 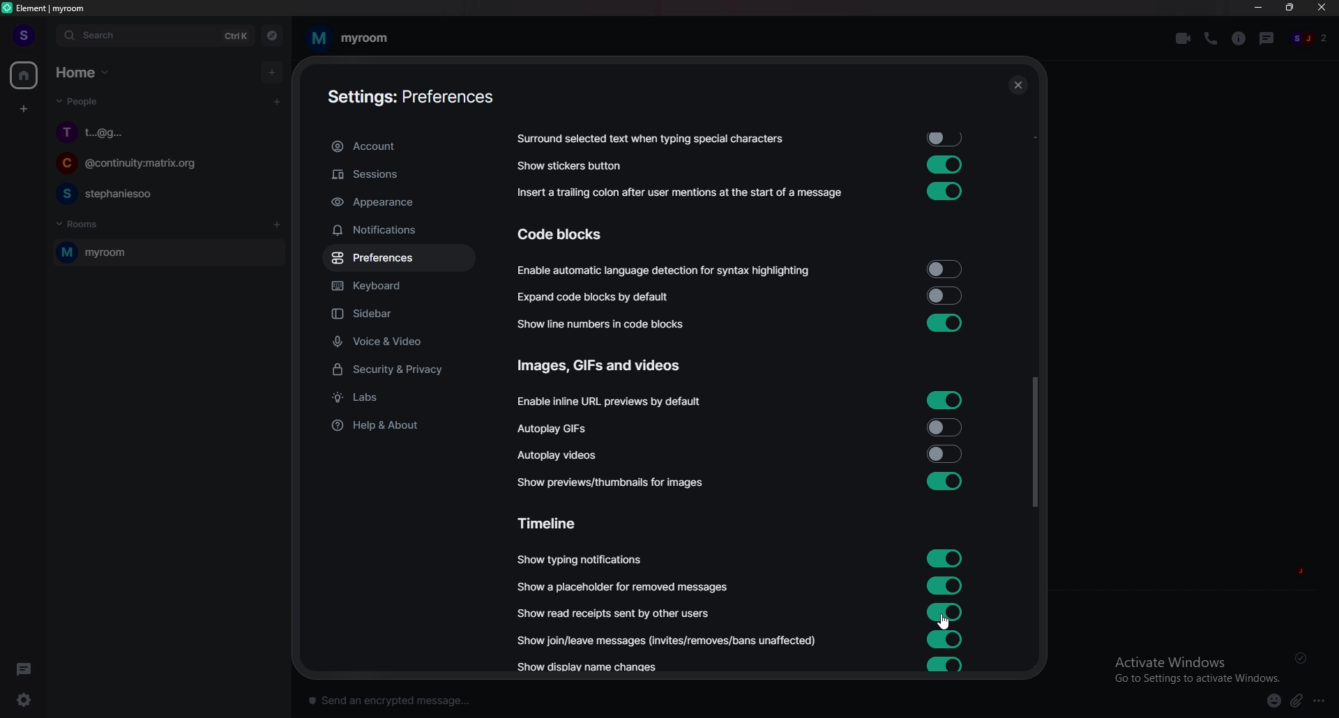 I want to click on scroll bar, so click(x=1034, y=442).